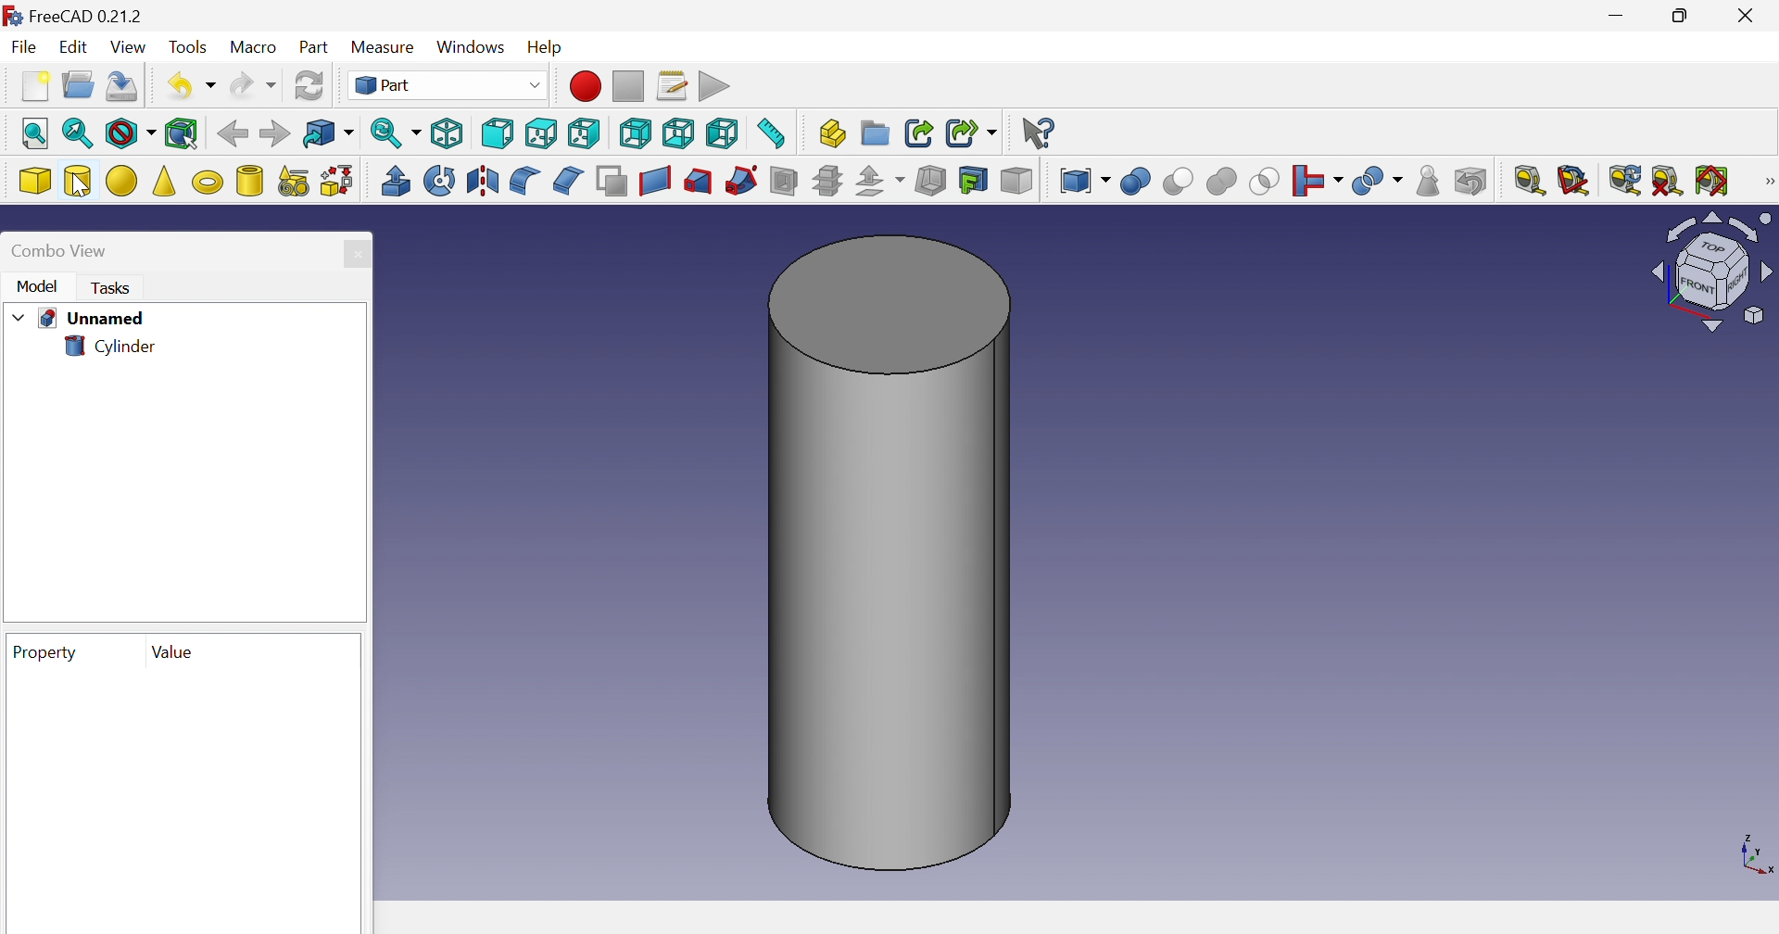 The image size is (1779, 934). I want to click on Macros, so click(672, 84).